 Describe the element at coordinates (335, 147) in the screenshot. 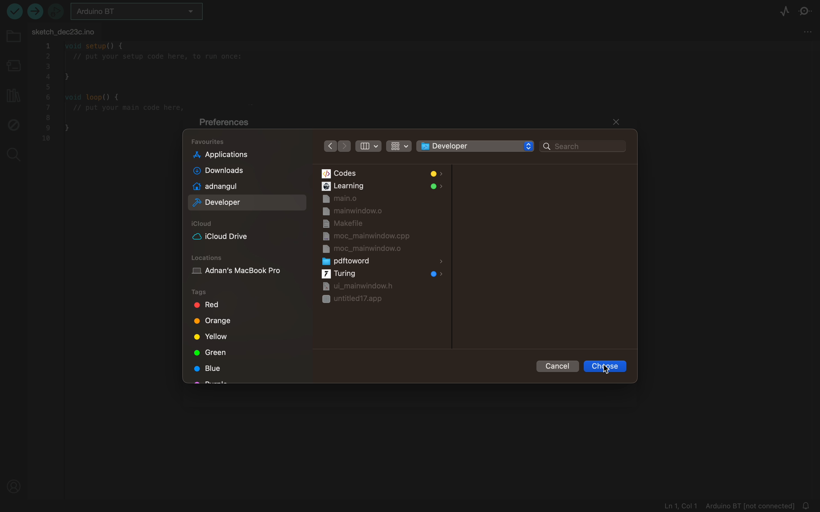

I see `arrows` at that location.